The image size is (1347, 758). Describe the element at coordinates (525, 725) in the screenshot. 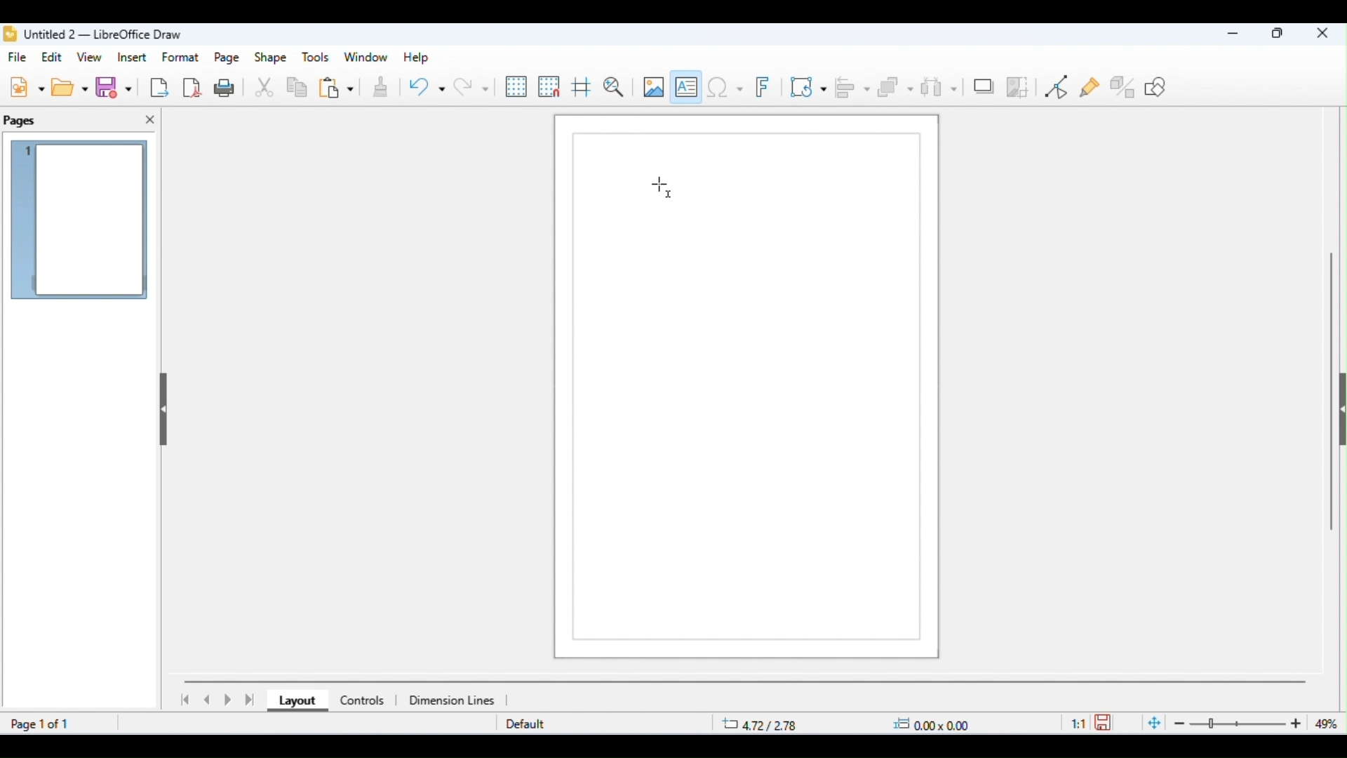

I see `default` at that location.